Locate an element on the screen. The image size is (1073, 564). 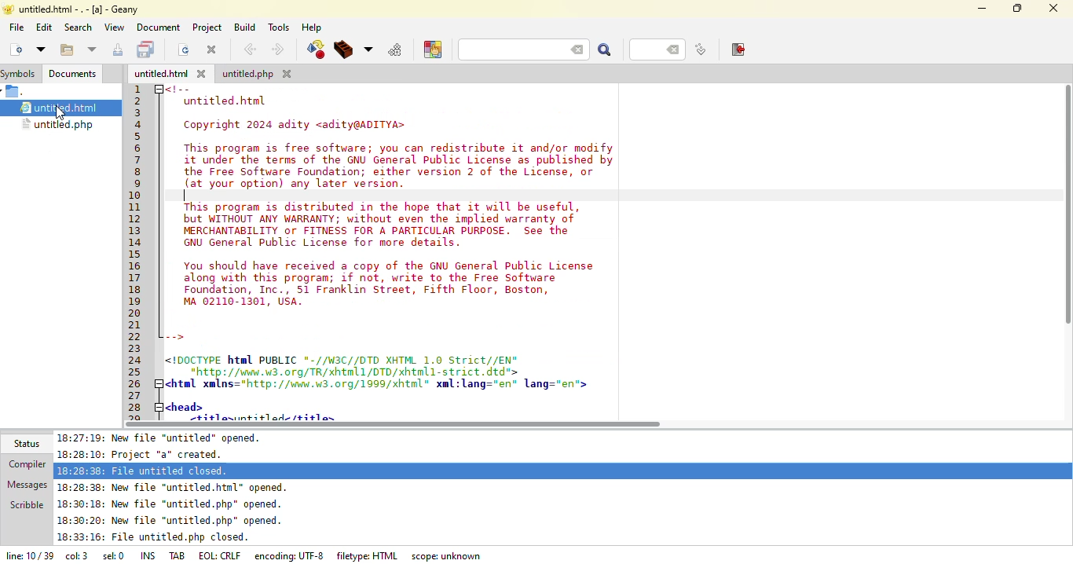
search is located at coordinates (522, 49).